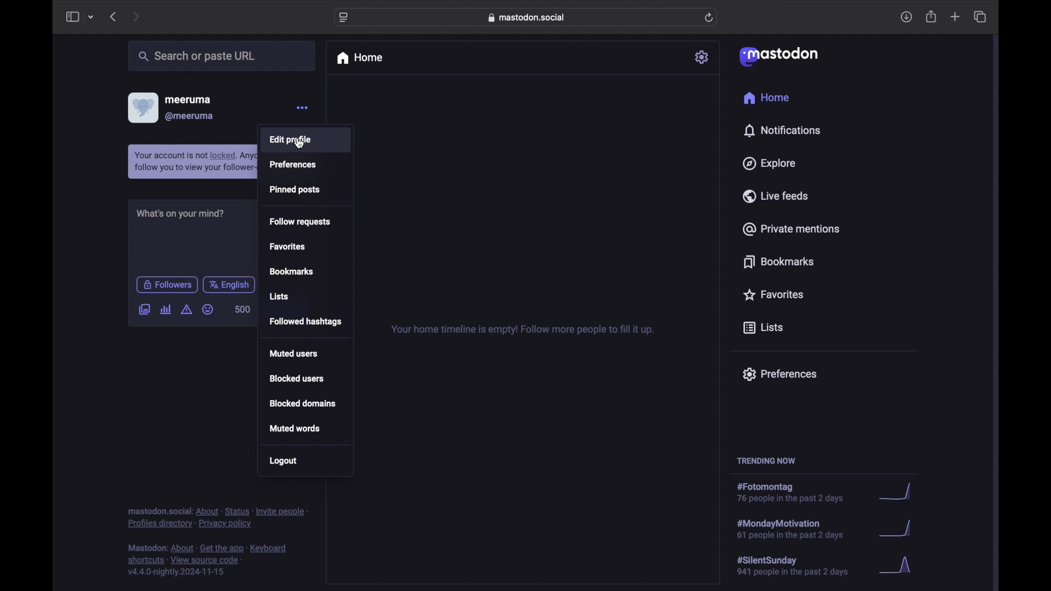 Image resolution: width=1051 pixels, height=591 pixels. Describe the element at coordinates (775, 295) in the screenshot. I see `favorites` at that location.